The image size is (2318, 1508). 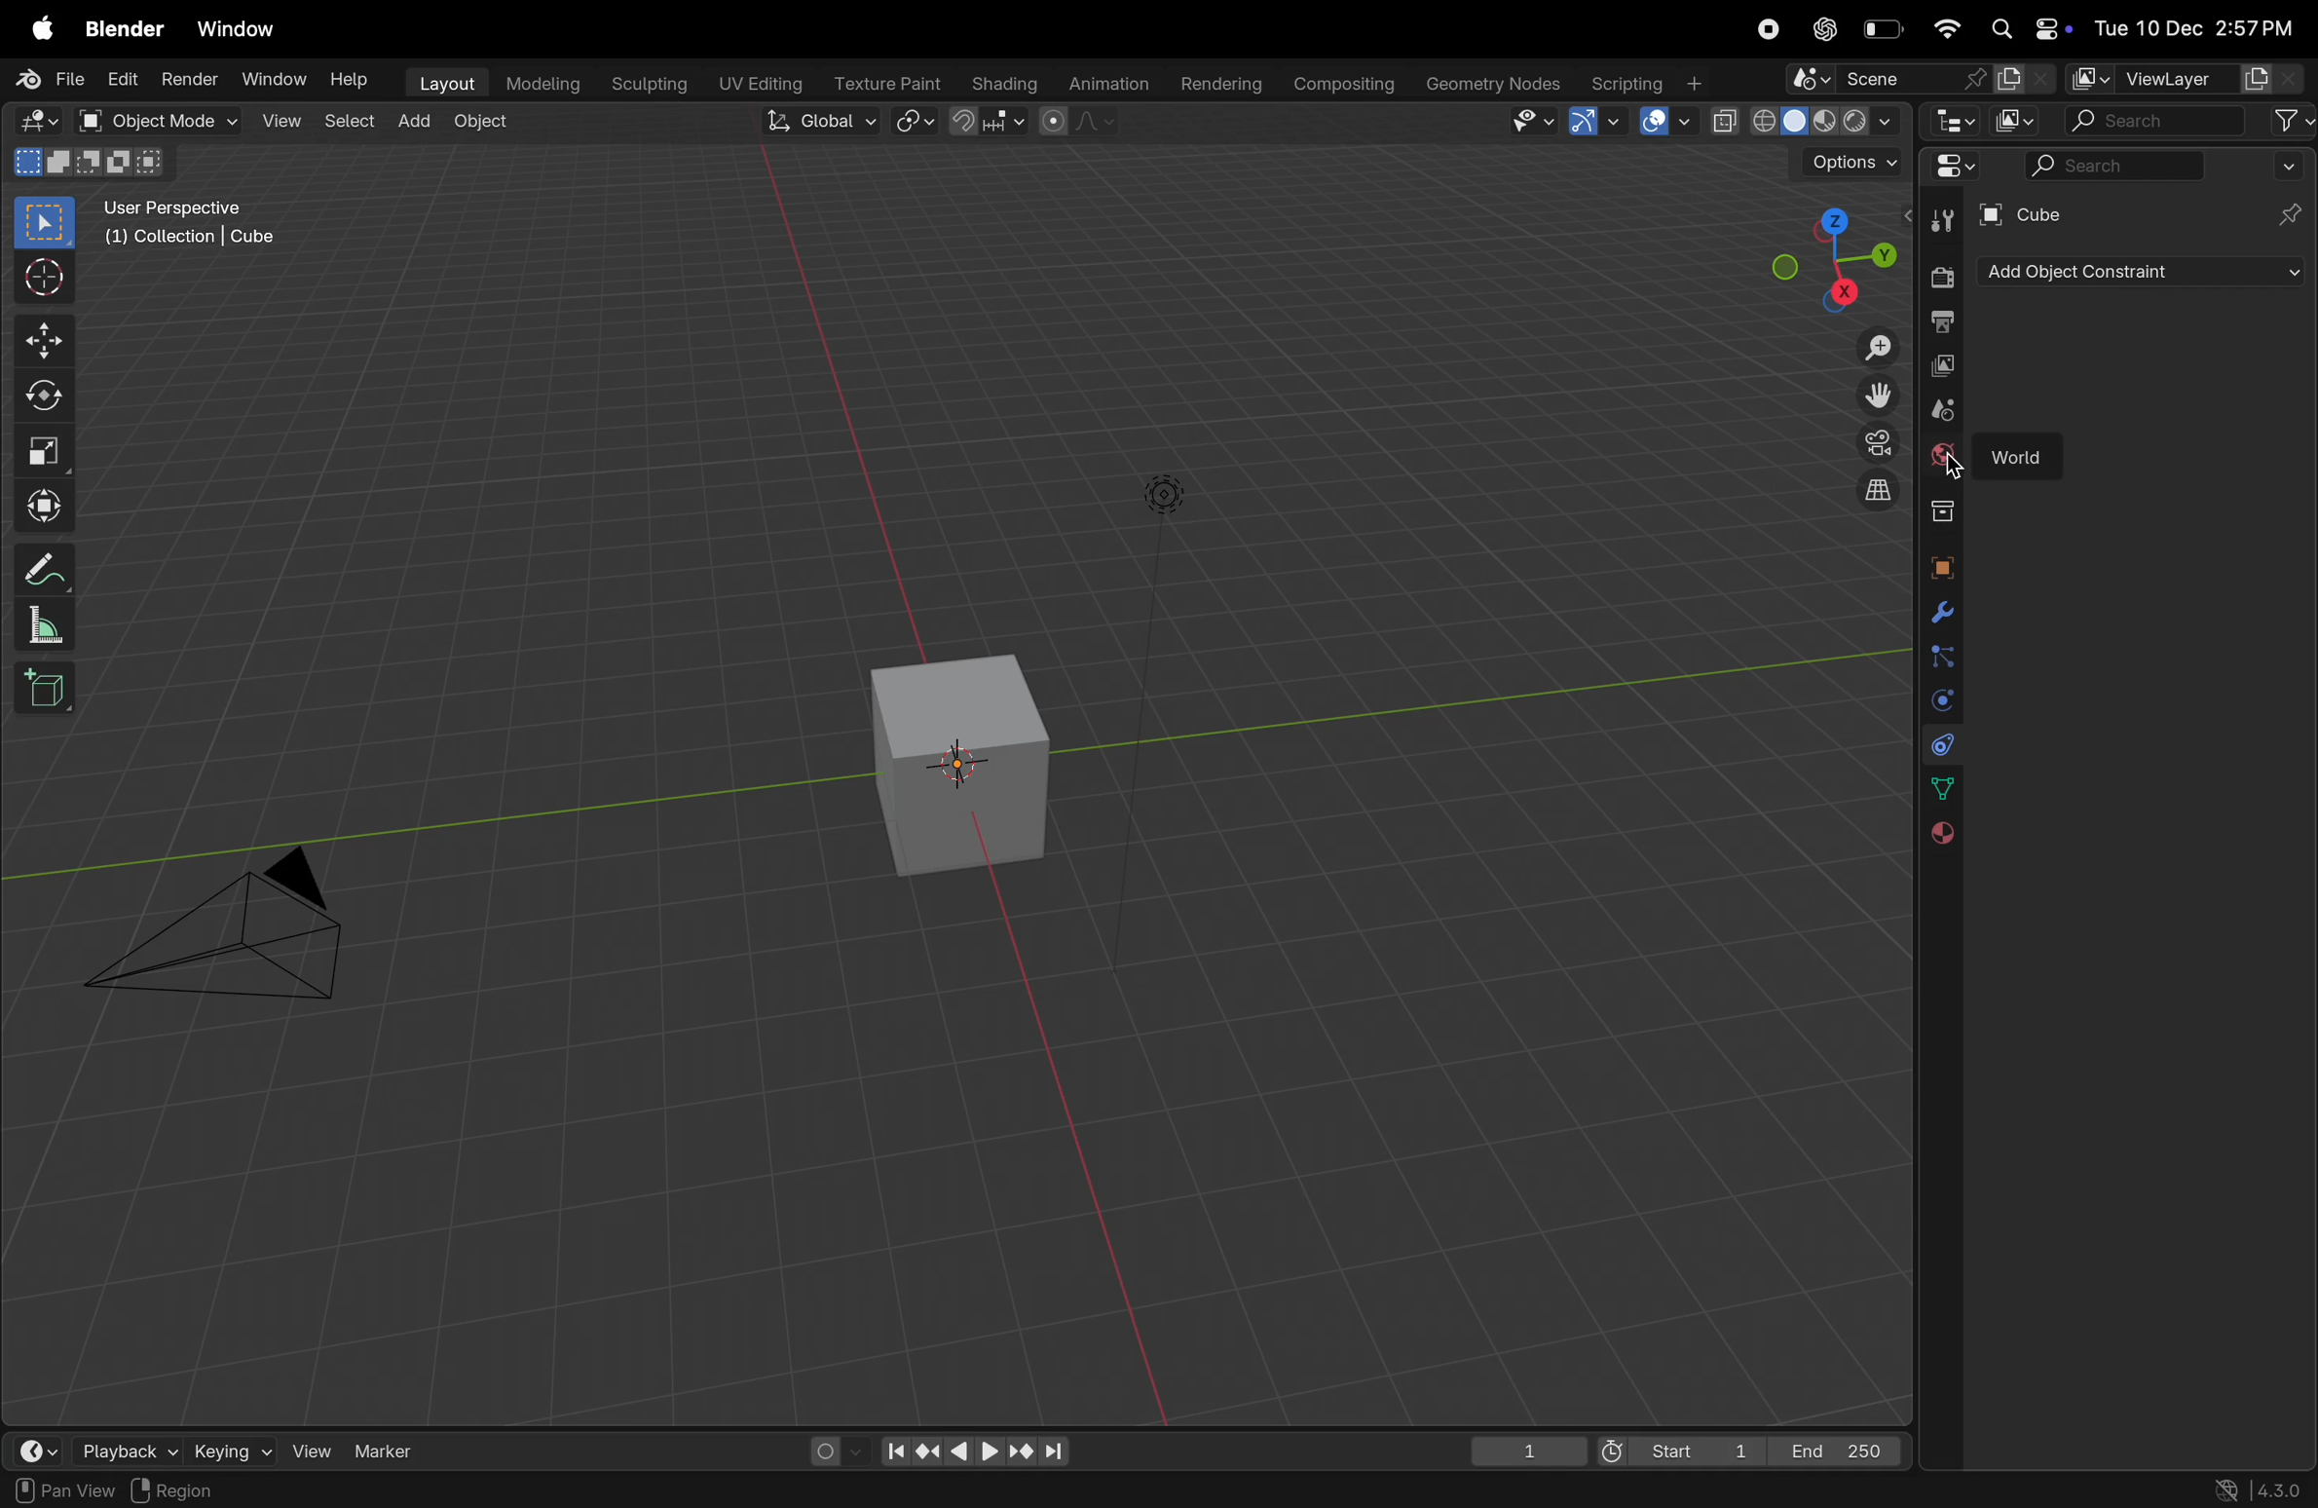 What do you see at coordinates (1946, 30) in the screenshot?
I see `Wifi` at bounding box center [1946, 30].